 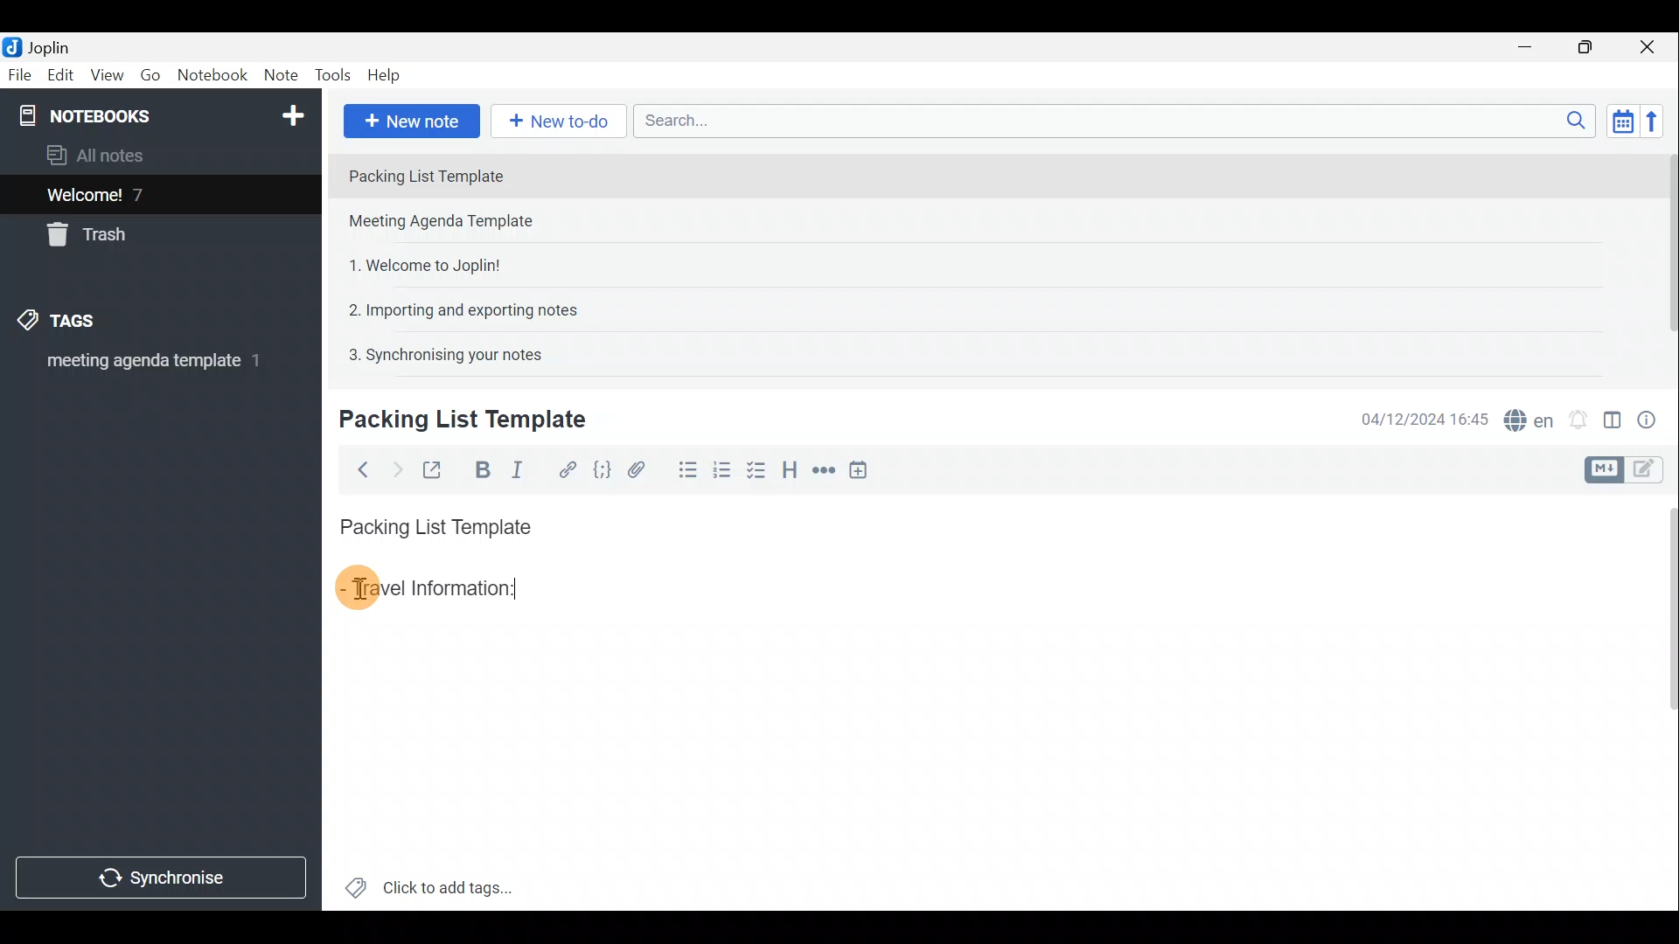 I want to click on Welcome, so click(x=134, y=194).